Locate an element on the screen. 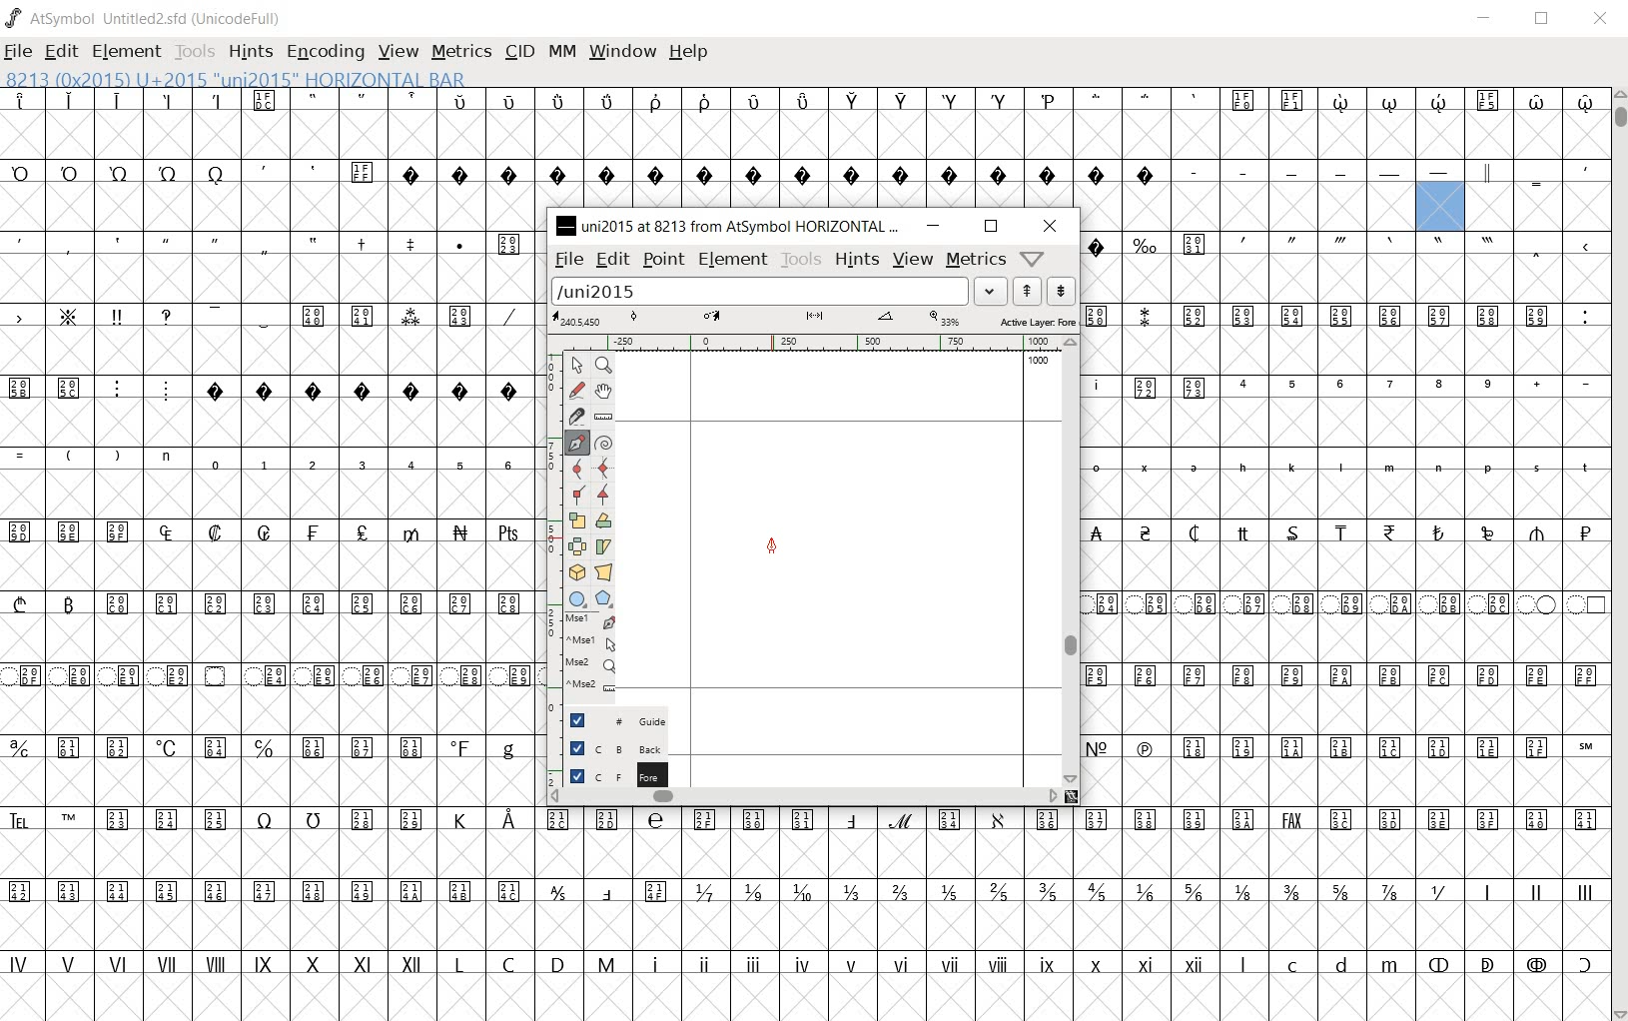 The width and height of the screenshot is (1628, 1021). metrics is located at coordinates (974, 259).